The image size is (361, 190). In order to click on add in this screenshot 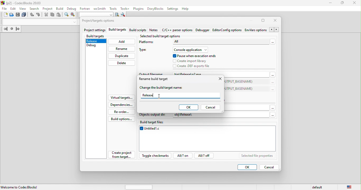, I will do `click(122, 42)`.